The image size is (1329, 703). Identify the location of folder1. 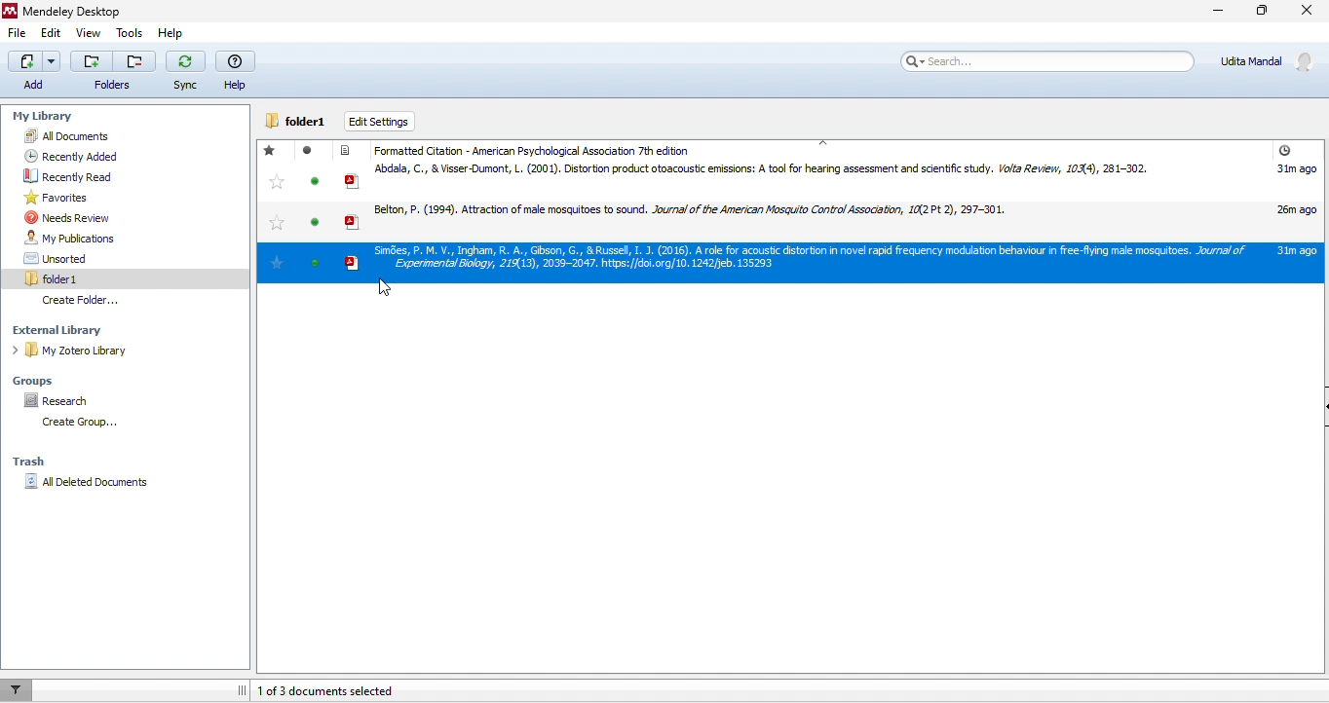
(298, 121).